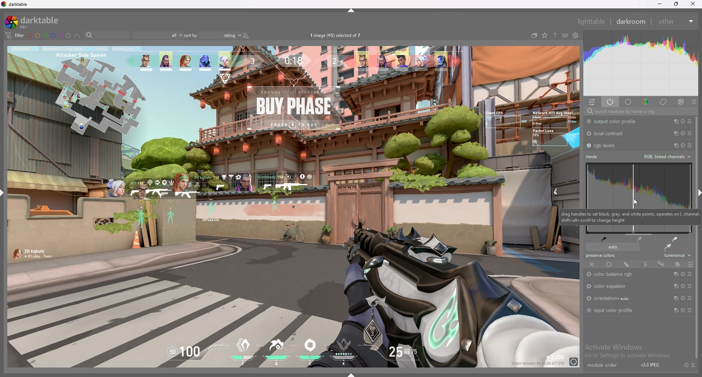 This screenshot has width=702, height=377. What do you see at coordinates (634, 202) in the screenshot?
I see `mouse cursor` at bounding box center [634, 202].